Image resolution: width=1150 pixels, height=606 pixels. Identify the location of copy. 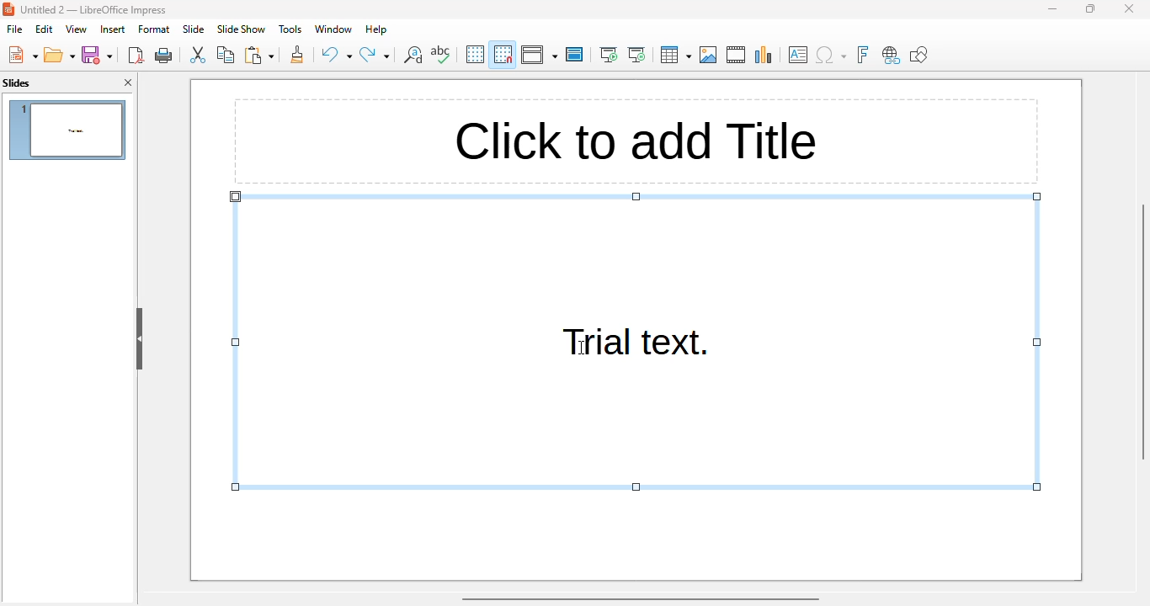
(226, 55).